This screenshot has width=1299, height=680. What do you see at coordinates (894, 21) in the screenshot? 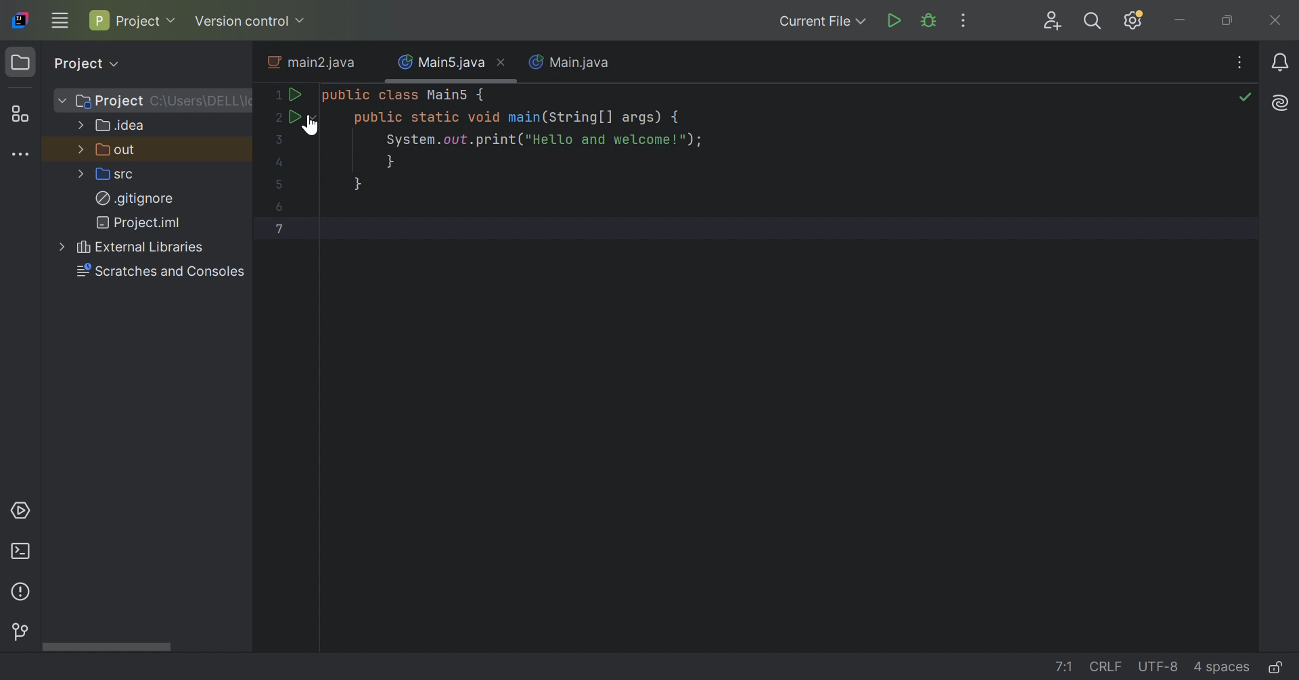
I see `Run` at bounding box center [894, 21].